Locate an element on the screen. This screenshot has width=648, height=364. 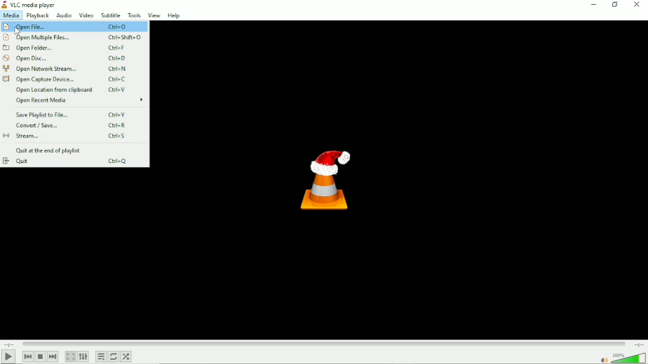
Previous is located at coordinates (26, 357).